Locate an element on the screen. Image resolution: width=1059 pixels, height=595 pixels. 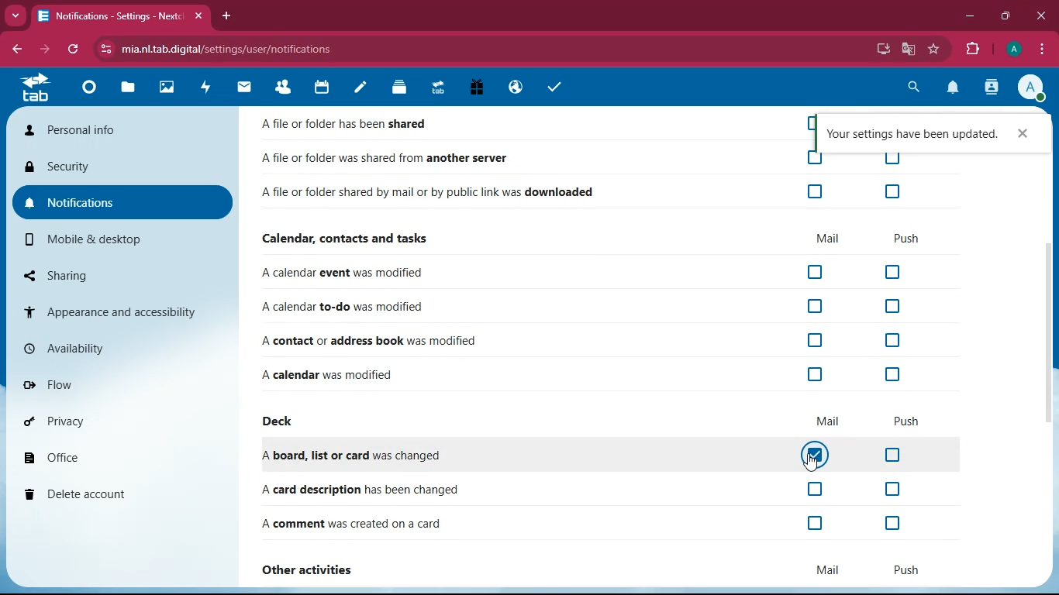
A file or folder shared by mail or by public link was downloaded is located at coordinates (428, 190).